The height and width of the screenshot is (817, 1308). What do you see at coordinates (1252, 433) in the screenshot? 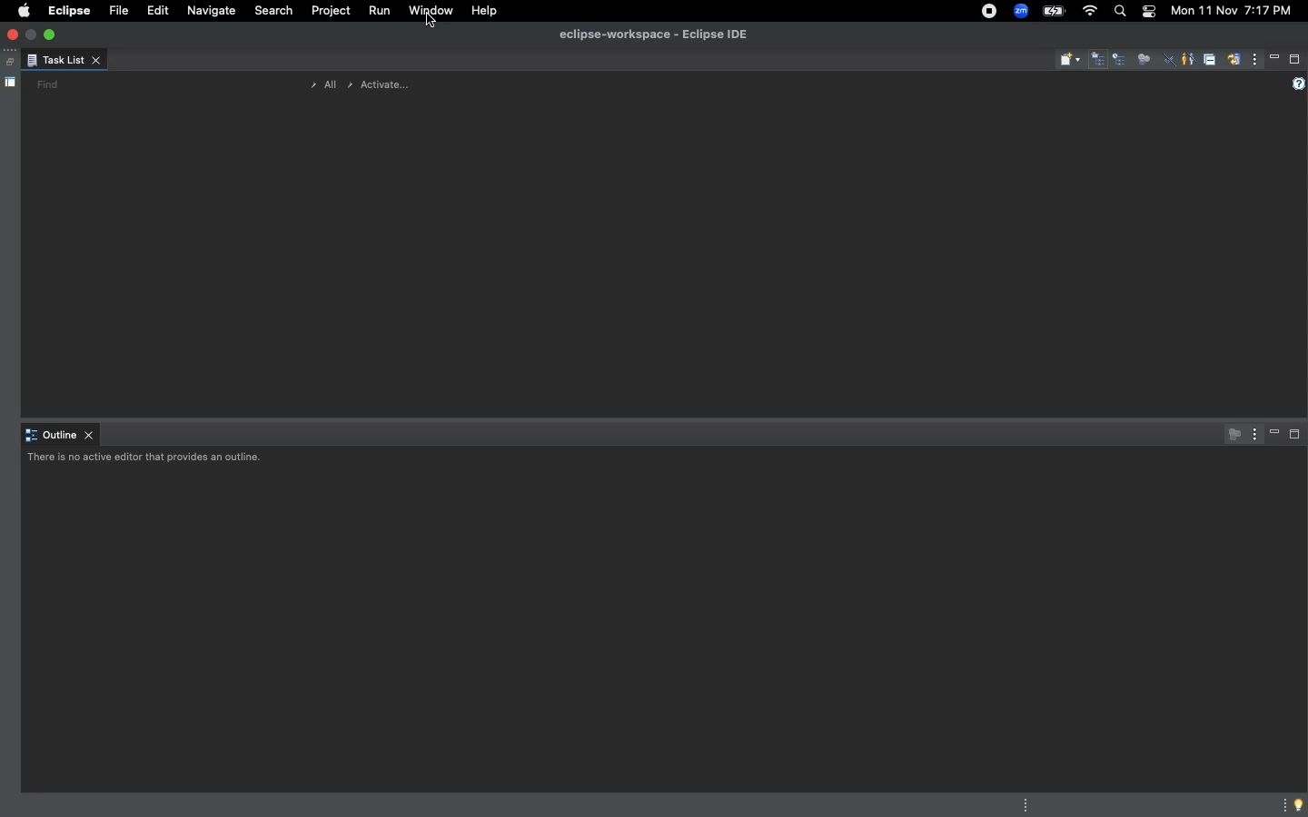
I see `View menu` at bounding box center [1252, 433].